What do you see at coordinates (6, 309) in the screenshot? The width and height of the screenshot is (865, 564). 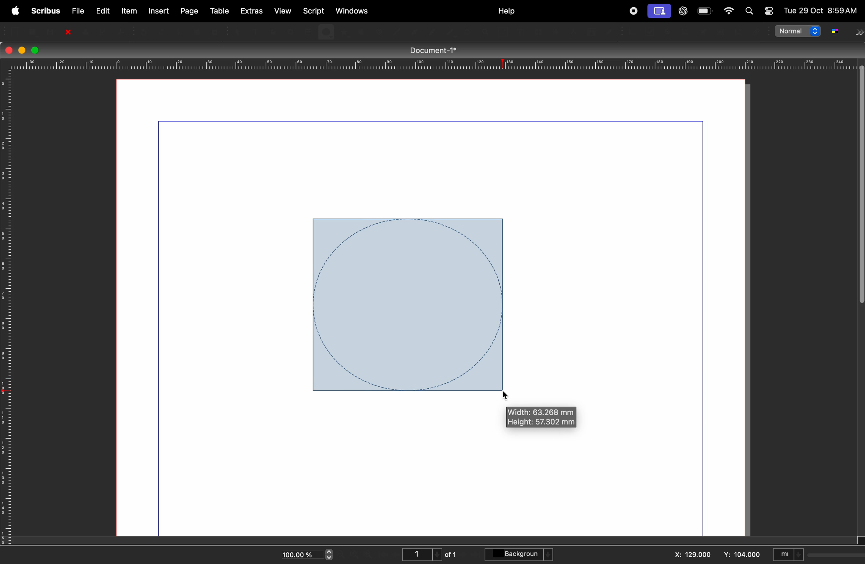 I see `vertical scale` at bounding box center [6, 309].